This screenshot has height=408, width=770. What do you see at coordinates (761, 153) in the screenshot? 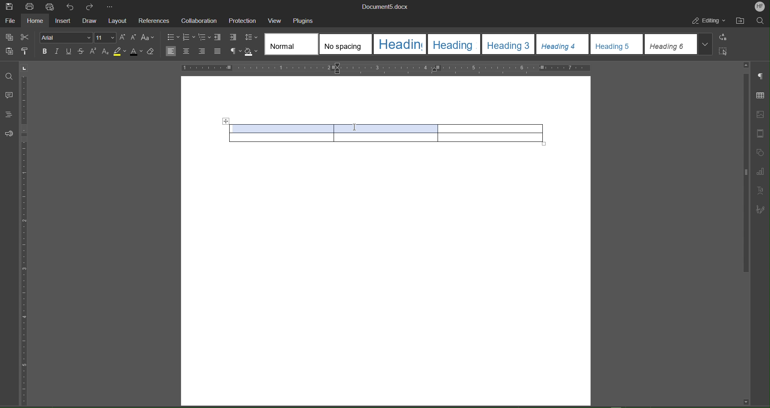
I see `Shape Settings` at bounding box center [761, 153].